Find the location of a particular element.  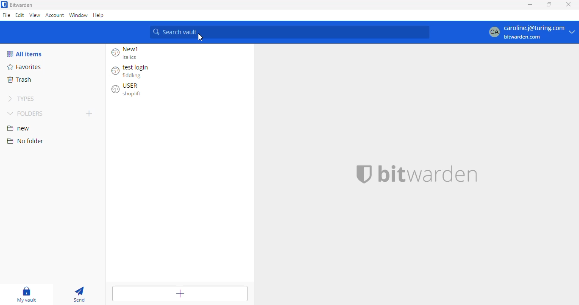

test login   fiddling is located at coordinates (133, 71).